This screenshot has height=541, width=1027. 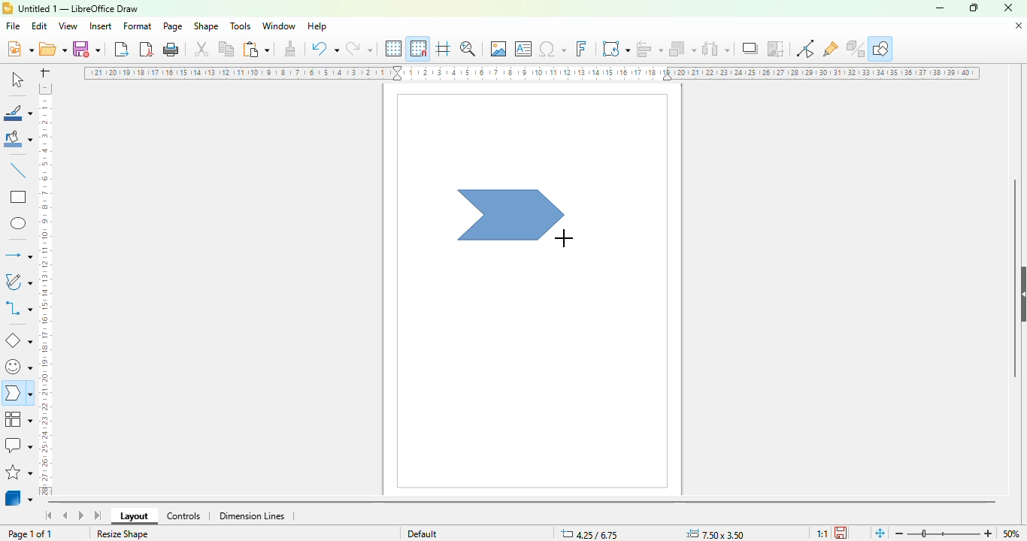 I want to click on layout, so click(x=134, y=516).